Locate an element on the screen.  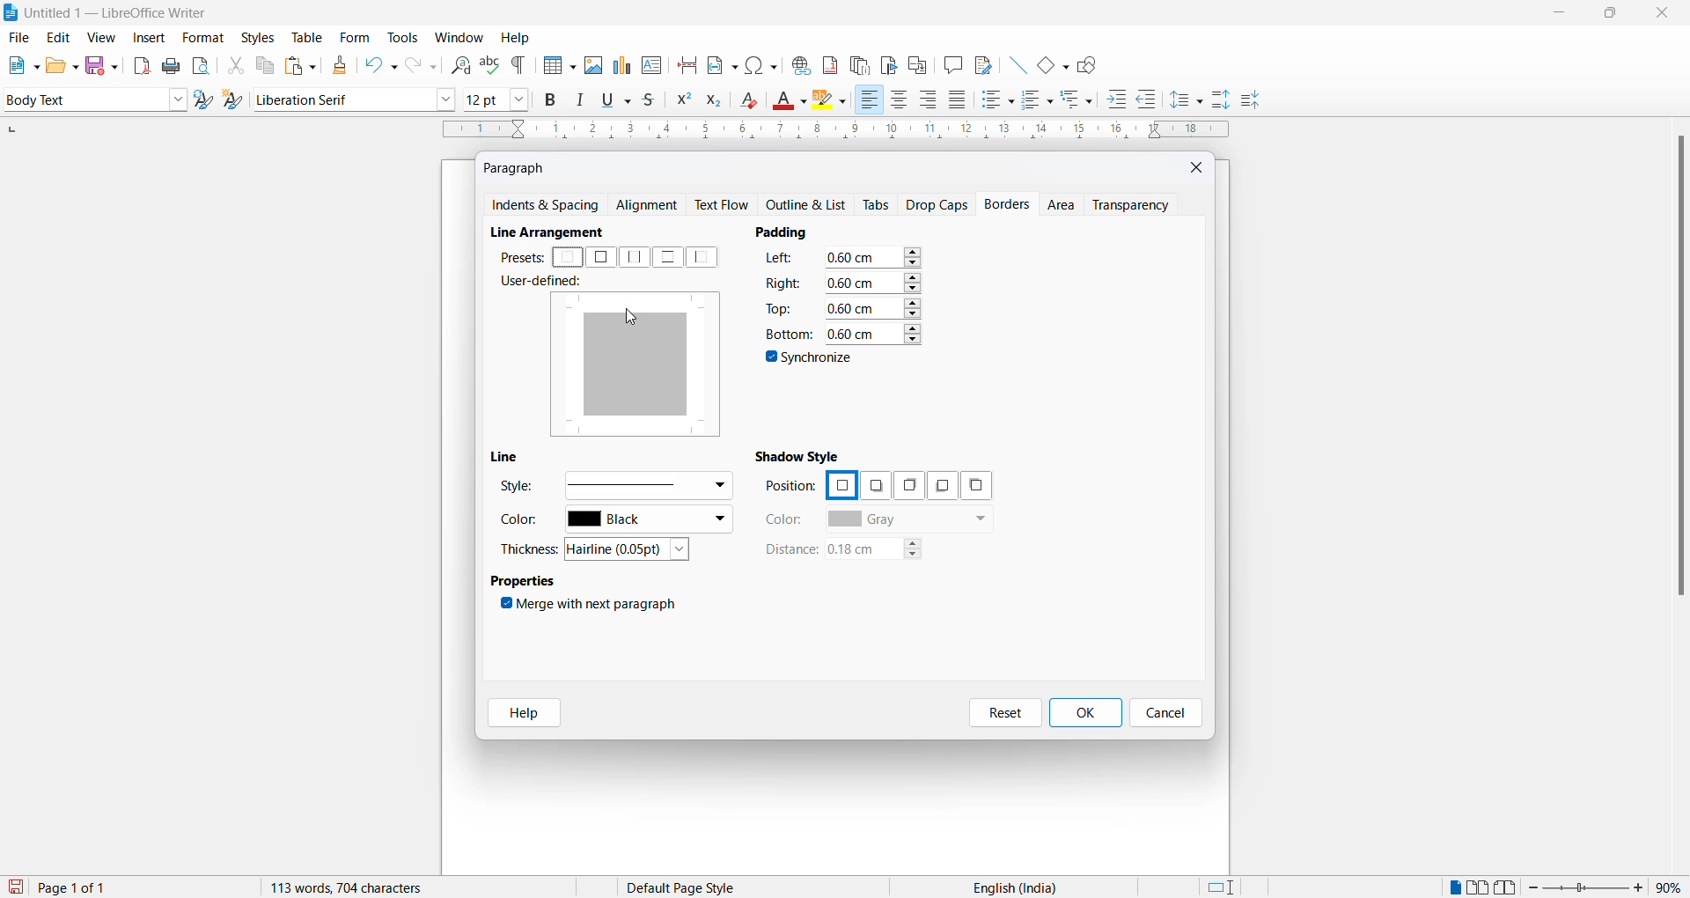
position options is located at coordinates (906, 485).